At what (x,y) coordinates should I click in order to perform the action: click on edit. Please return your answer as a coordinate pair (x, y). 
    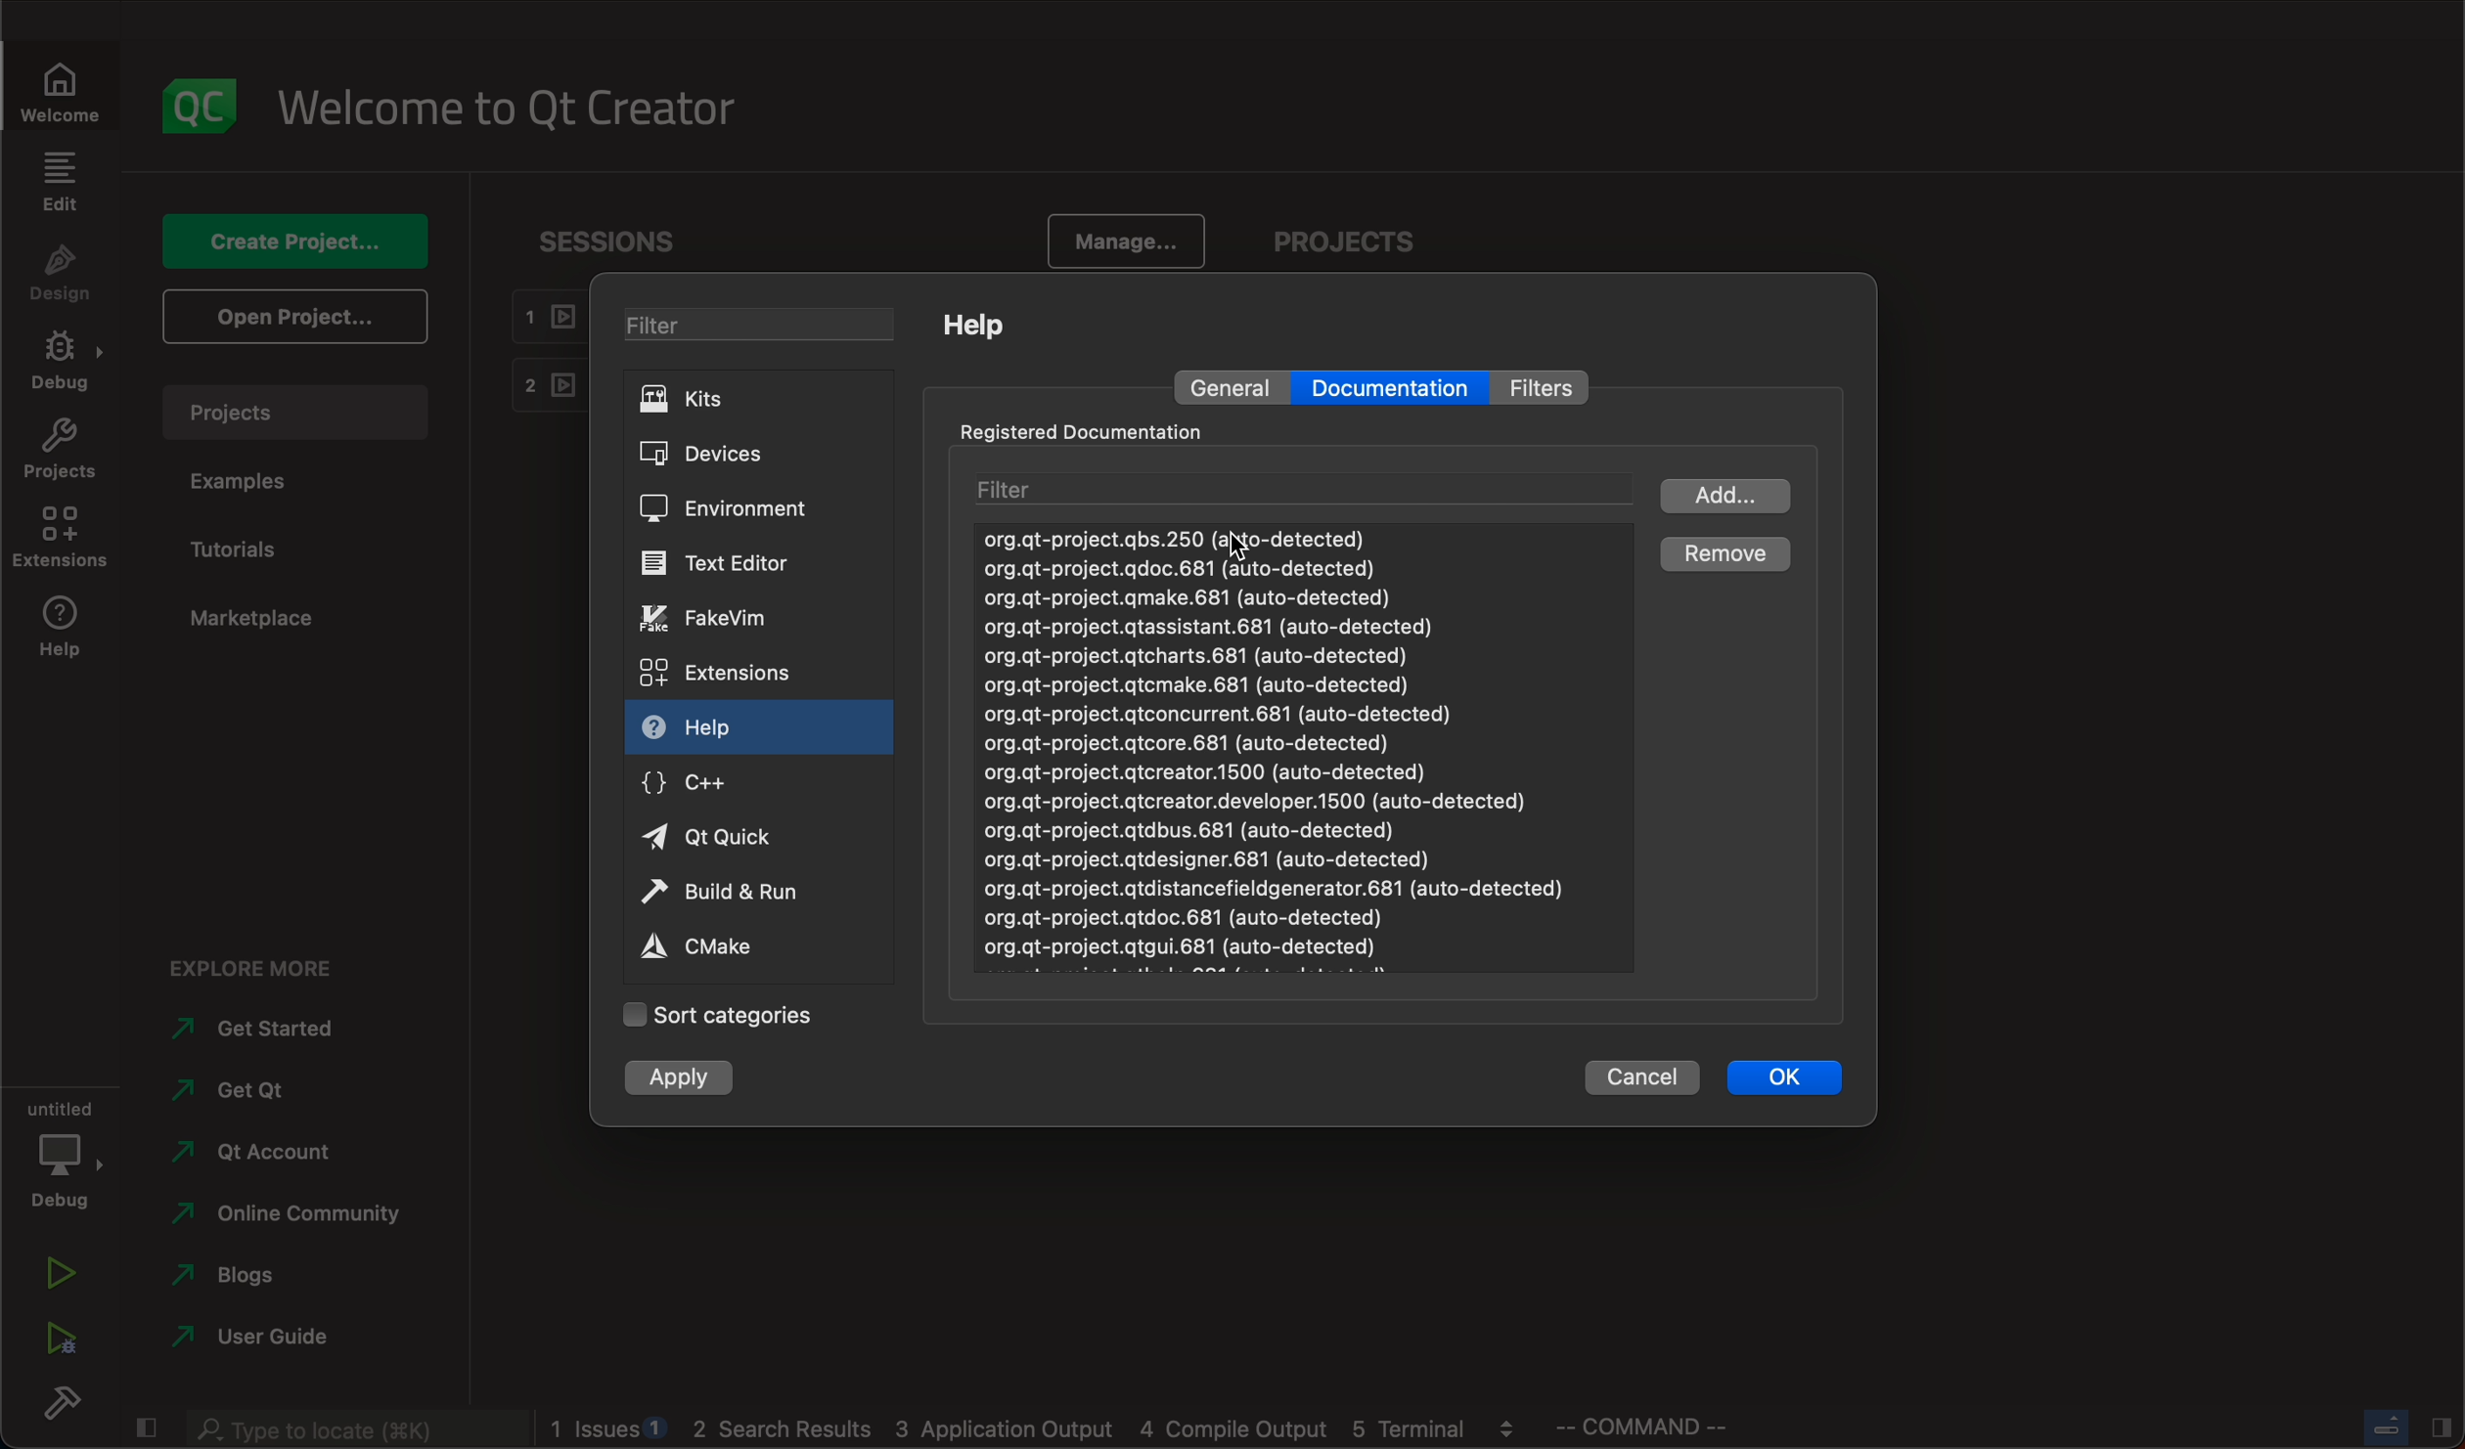
    Looking at the image, I should click on (66, 187).